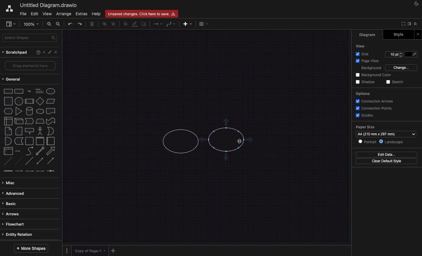 This screenshot has width=422, height=256. What do you see at coordinates (8, 151) in the screenshot?
I see `list` at bounding box center [8, 151].